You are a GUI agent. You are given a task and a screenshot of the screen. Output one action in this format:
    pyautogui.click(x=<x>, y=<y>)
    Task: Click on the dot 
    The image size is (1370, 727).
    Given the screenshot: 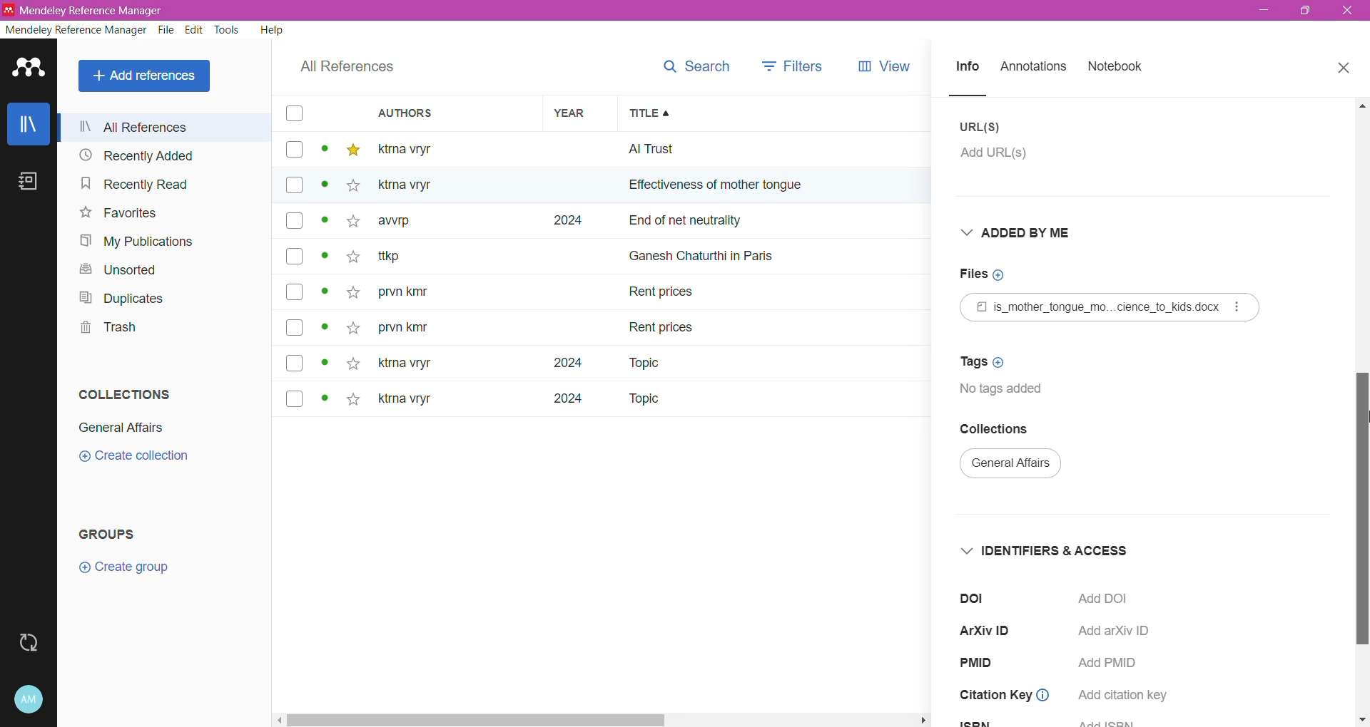 What is the action you would take?
    pyautogui.click(x=323, y=152)
    